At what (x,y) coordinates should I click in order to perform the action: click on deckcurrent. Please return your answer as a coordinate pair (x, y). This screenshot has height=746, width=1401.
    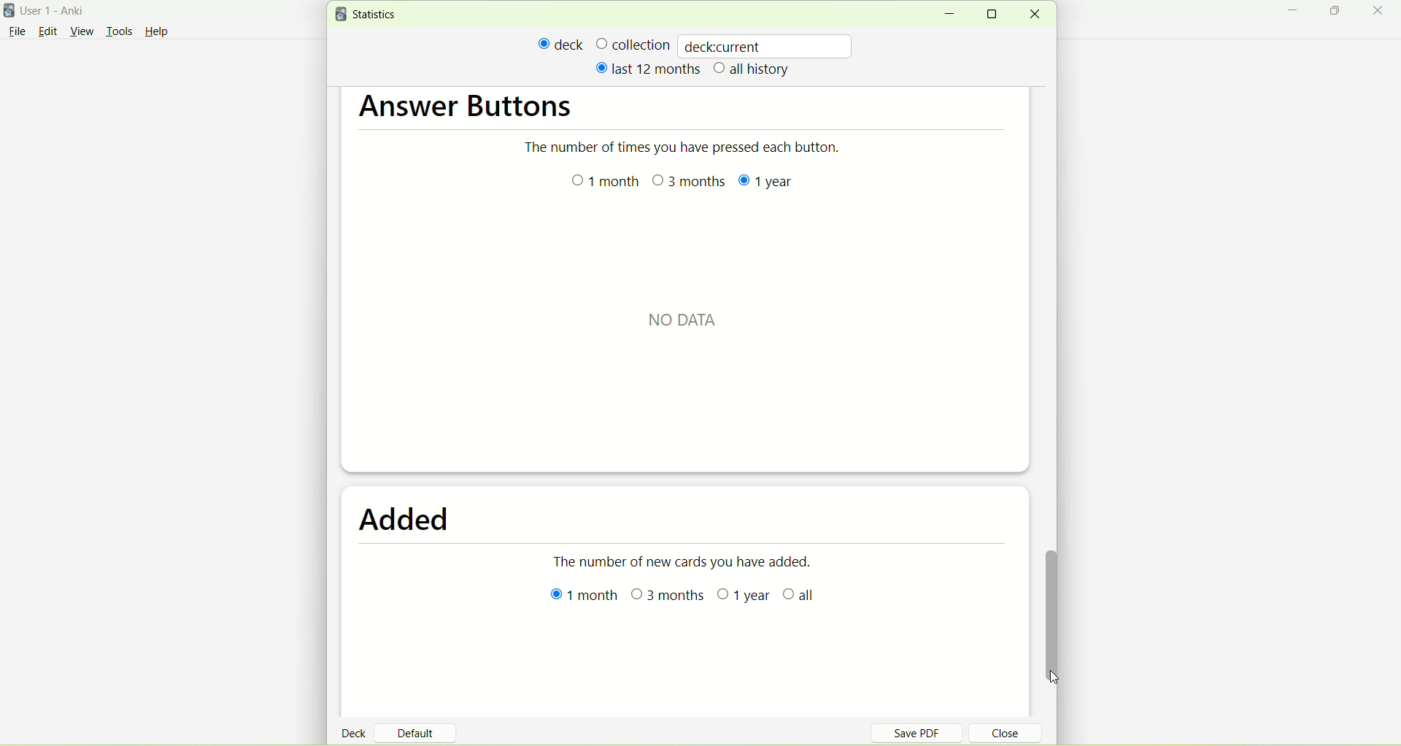
    Looking at the image, I should click on (767, 45).